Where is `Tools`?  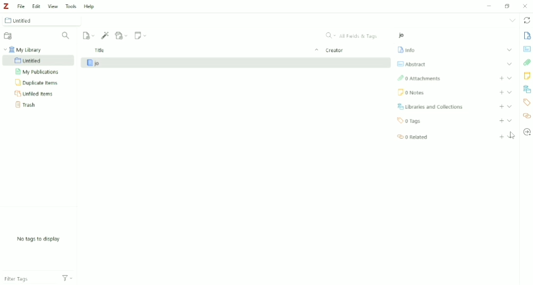 Tools is located at coordinates (71, 5).